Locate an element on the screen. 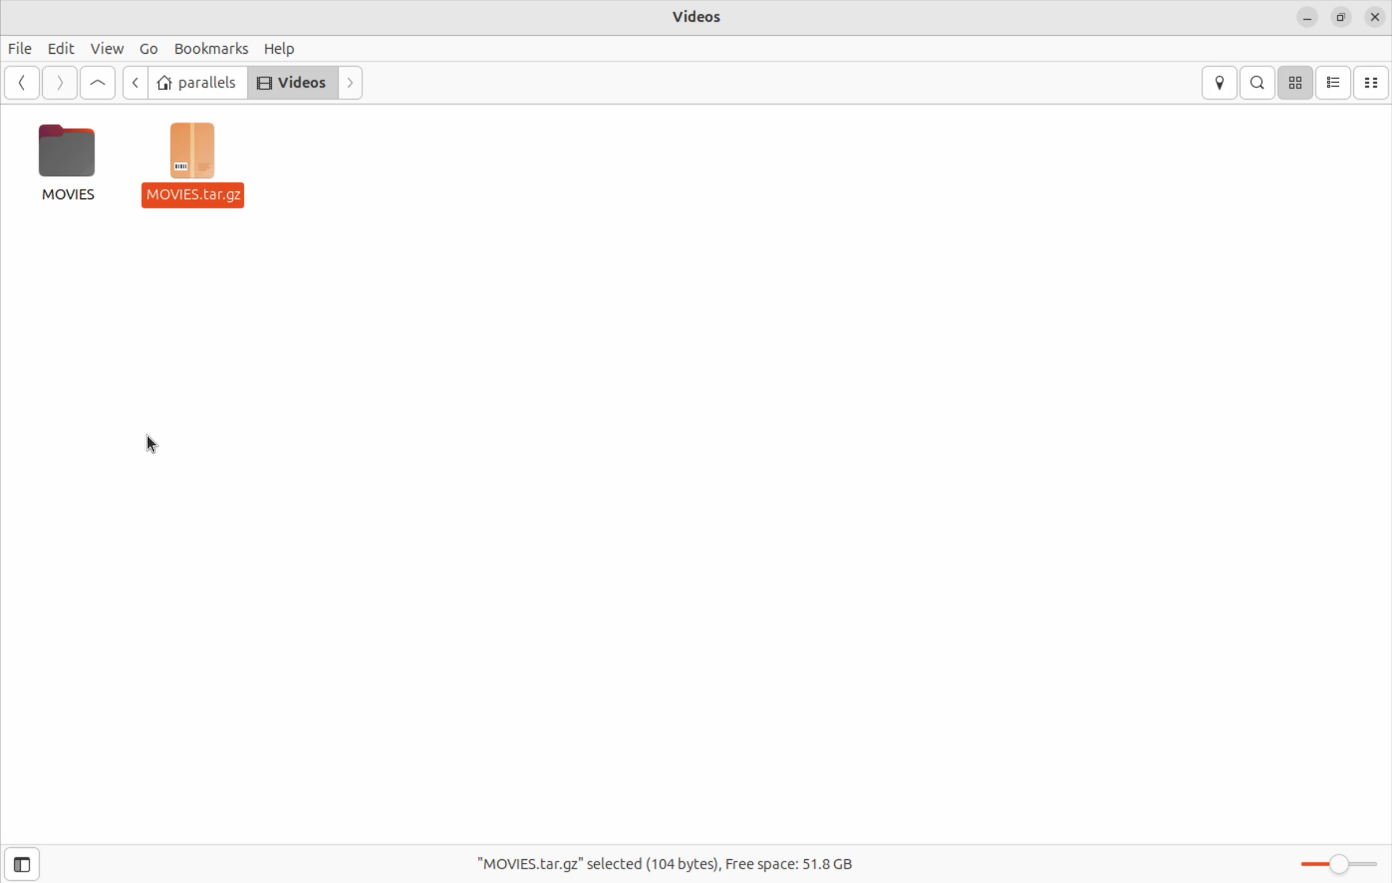  File is located at coordinates (20, 49).